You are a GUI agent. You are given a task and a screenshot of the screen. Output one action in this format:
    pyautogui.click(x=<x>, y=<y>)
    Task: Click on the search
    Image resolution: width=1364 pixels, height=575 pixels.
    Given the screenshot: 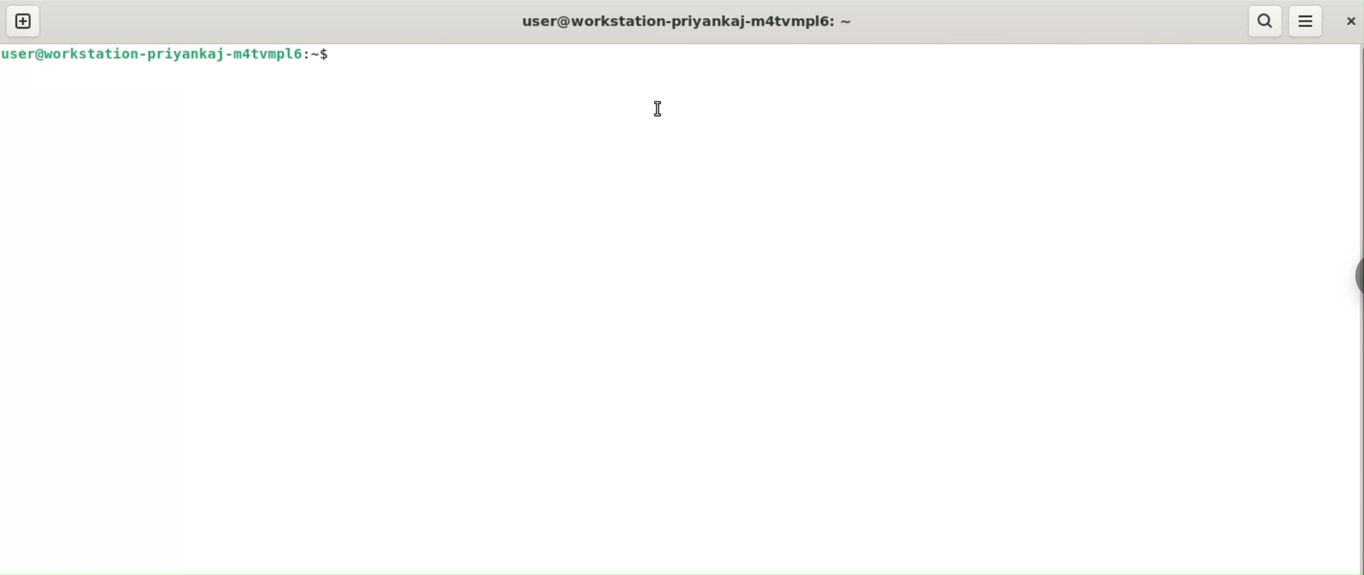 What is the action you would take?
    pyautogui.click(x=1264, y=21)
    